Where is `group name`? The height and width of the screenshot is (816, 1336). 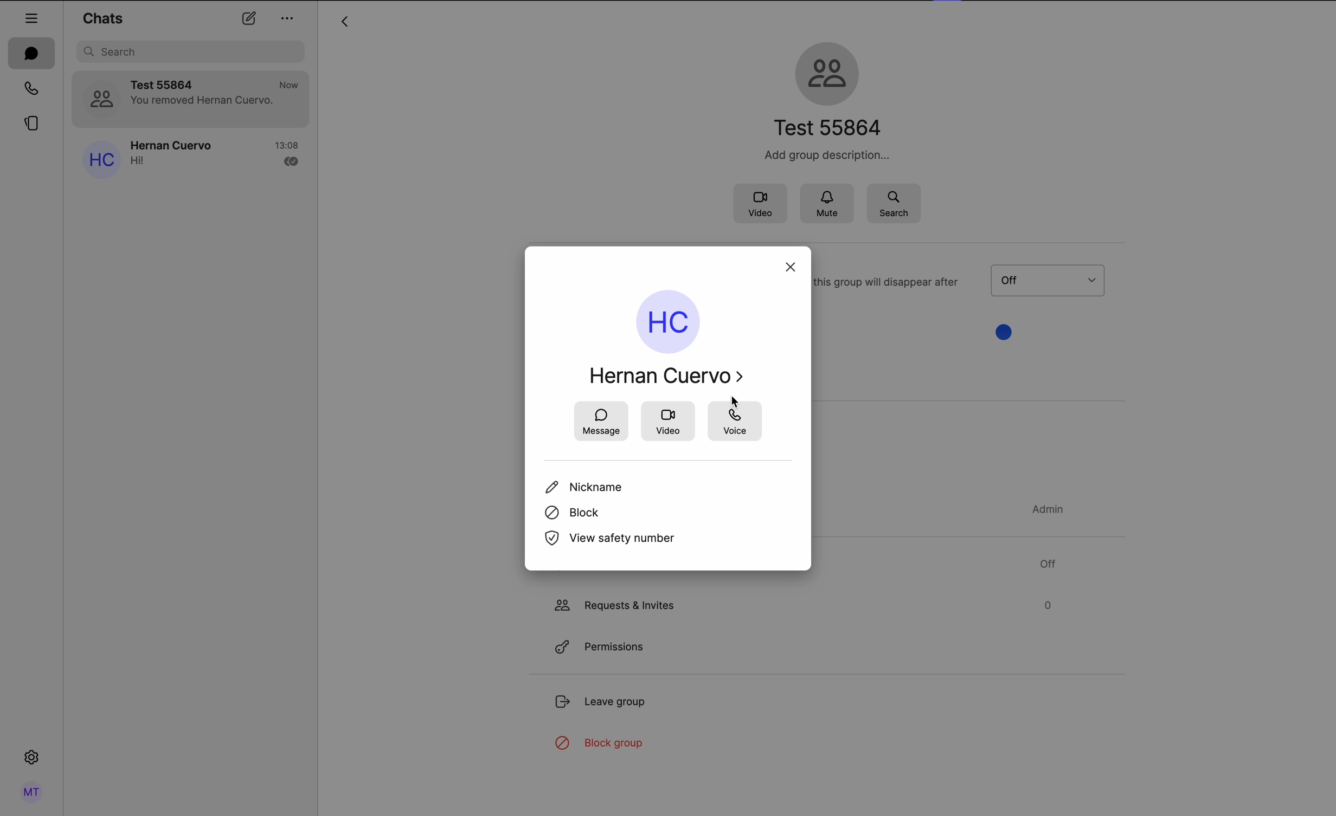 group name is located at coordinates (826, 100).